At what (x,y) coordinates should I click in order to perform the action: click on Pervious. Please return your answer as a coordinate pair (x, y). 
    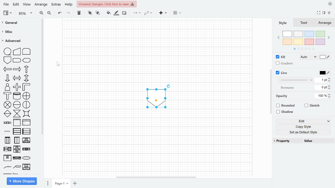
    Looking at the image, I should click on (279, 38).